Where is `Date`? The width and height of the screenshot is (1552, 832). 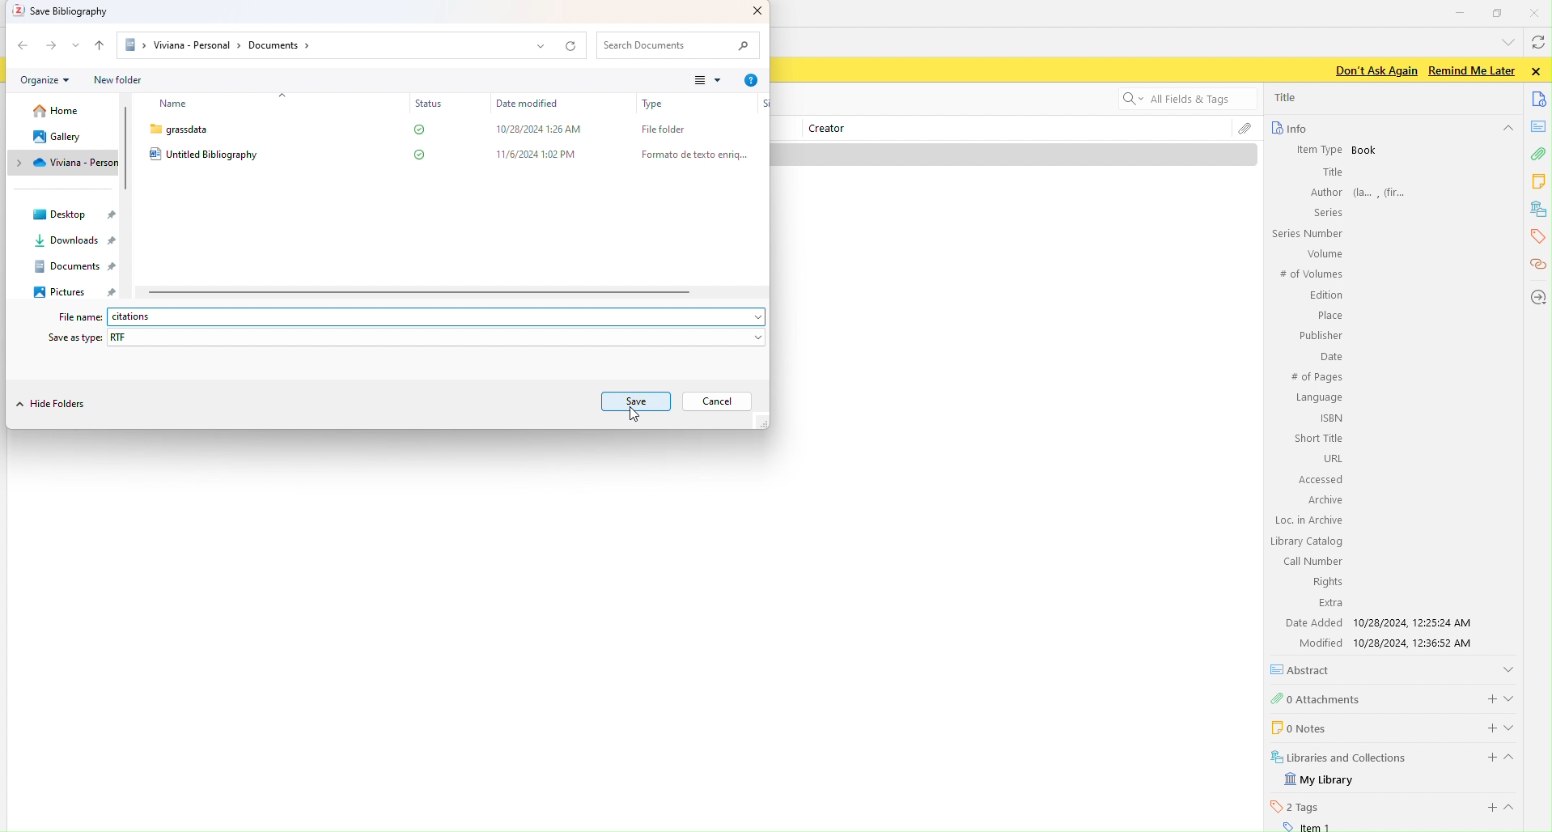 Date is located at coordinates (1329, 358).